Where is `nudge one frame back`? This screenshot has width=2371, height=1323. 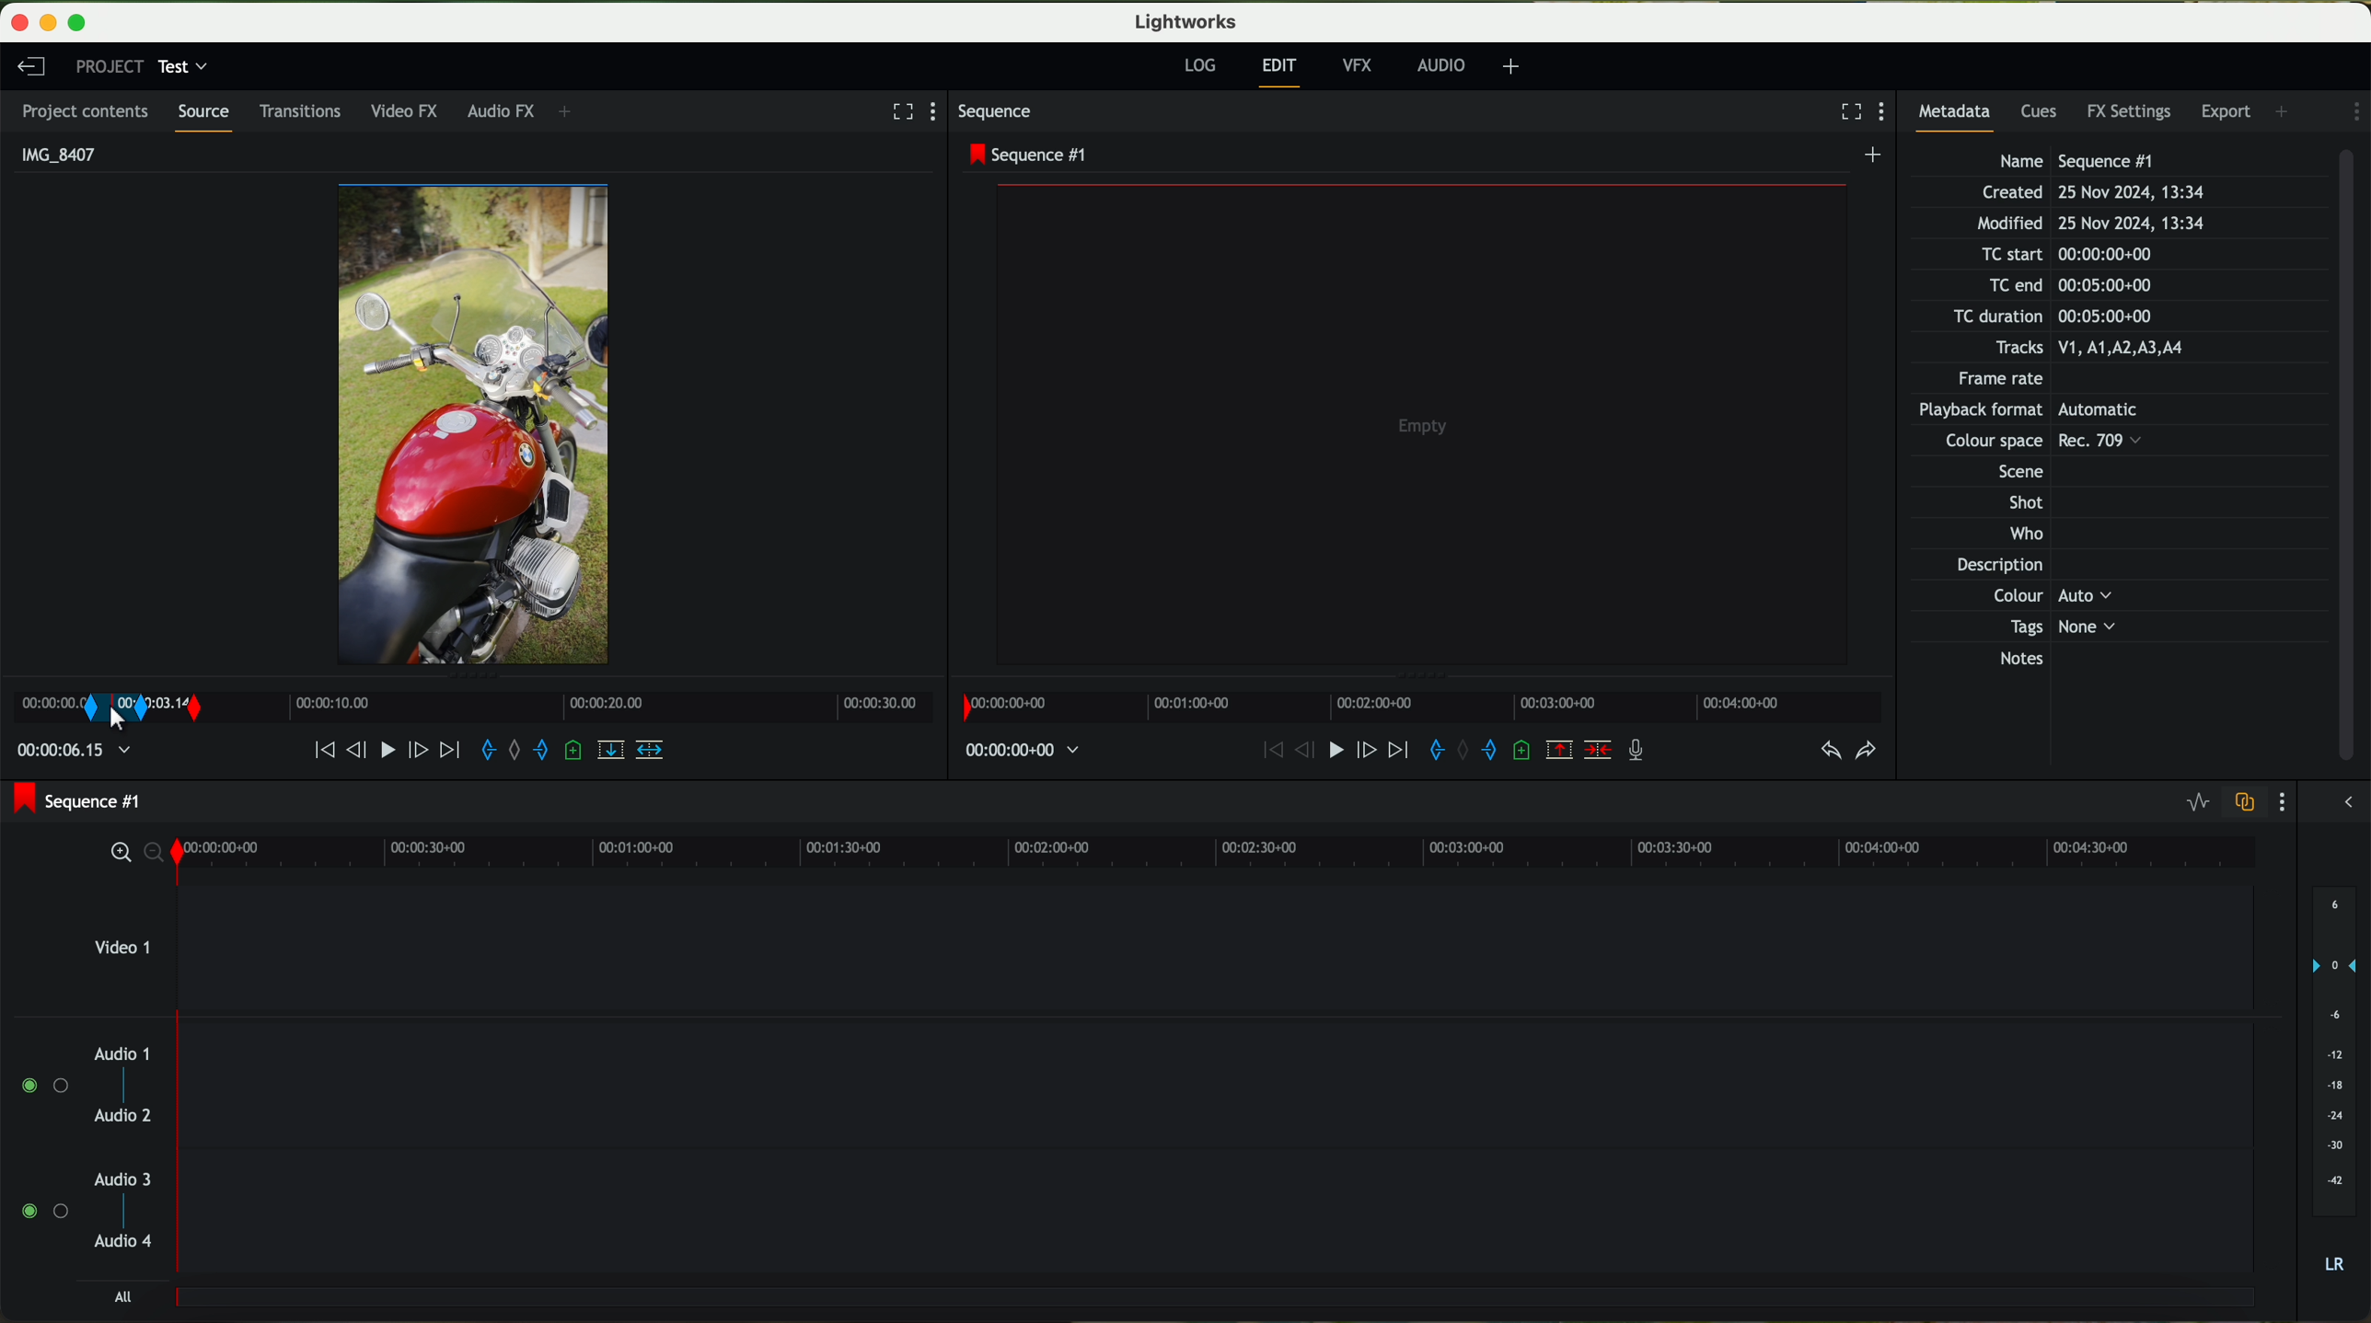 nudge one frame back is located at coordinates (360, 748).